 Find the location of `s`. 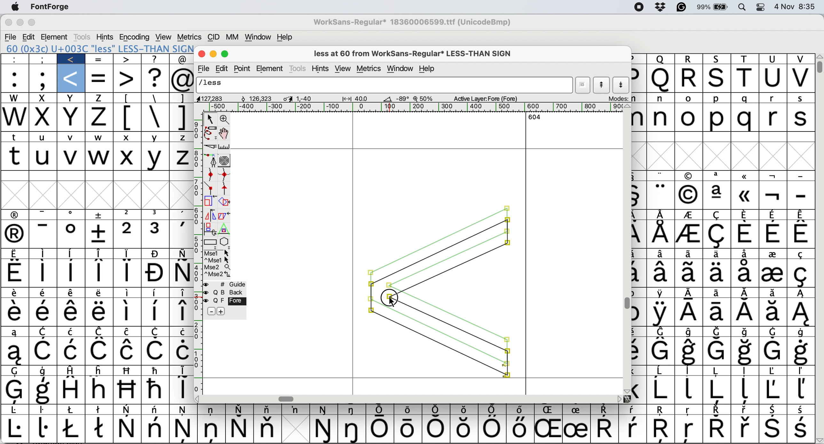

s is located at coordinates (800, 118).